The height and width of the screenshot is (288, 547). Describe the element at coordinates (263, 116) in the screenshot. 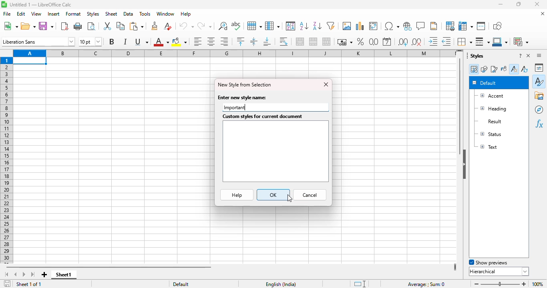

I see `custom styles for current document` at that location.